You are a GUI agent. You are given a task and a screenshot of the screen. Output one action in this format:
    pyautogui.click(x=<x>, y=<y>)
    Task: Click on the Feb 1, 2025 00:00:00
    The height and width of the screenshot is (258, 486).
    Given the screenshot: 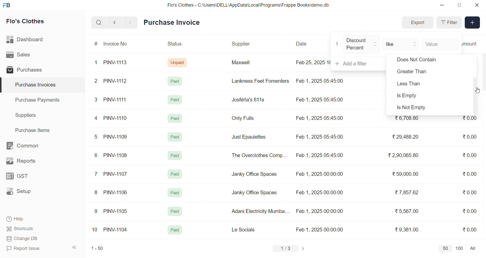 What is the action you would take?
    pyautogui.click(x=319, y=211)
    